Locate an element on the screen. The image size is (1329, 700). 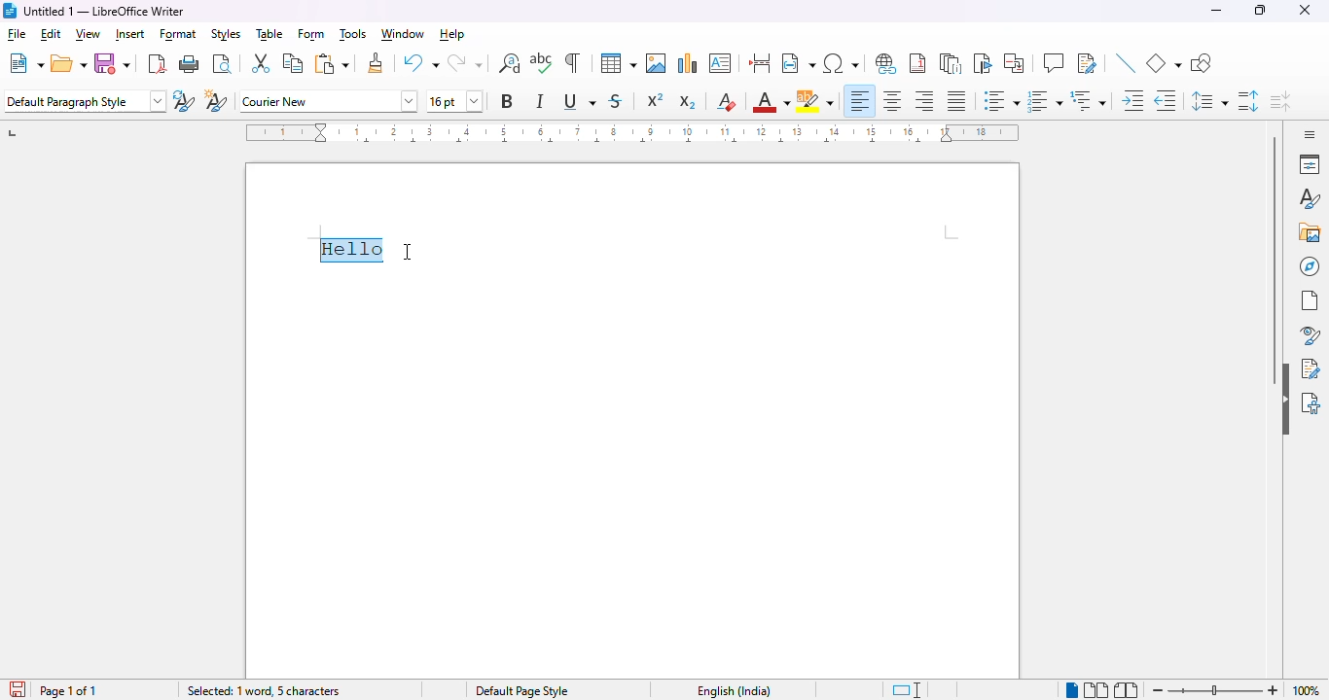
set paragraph style is located at coordinates (86, 101).